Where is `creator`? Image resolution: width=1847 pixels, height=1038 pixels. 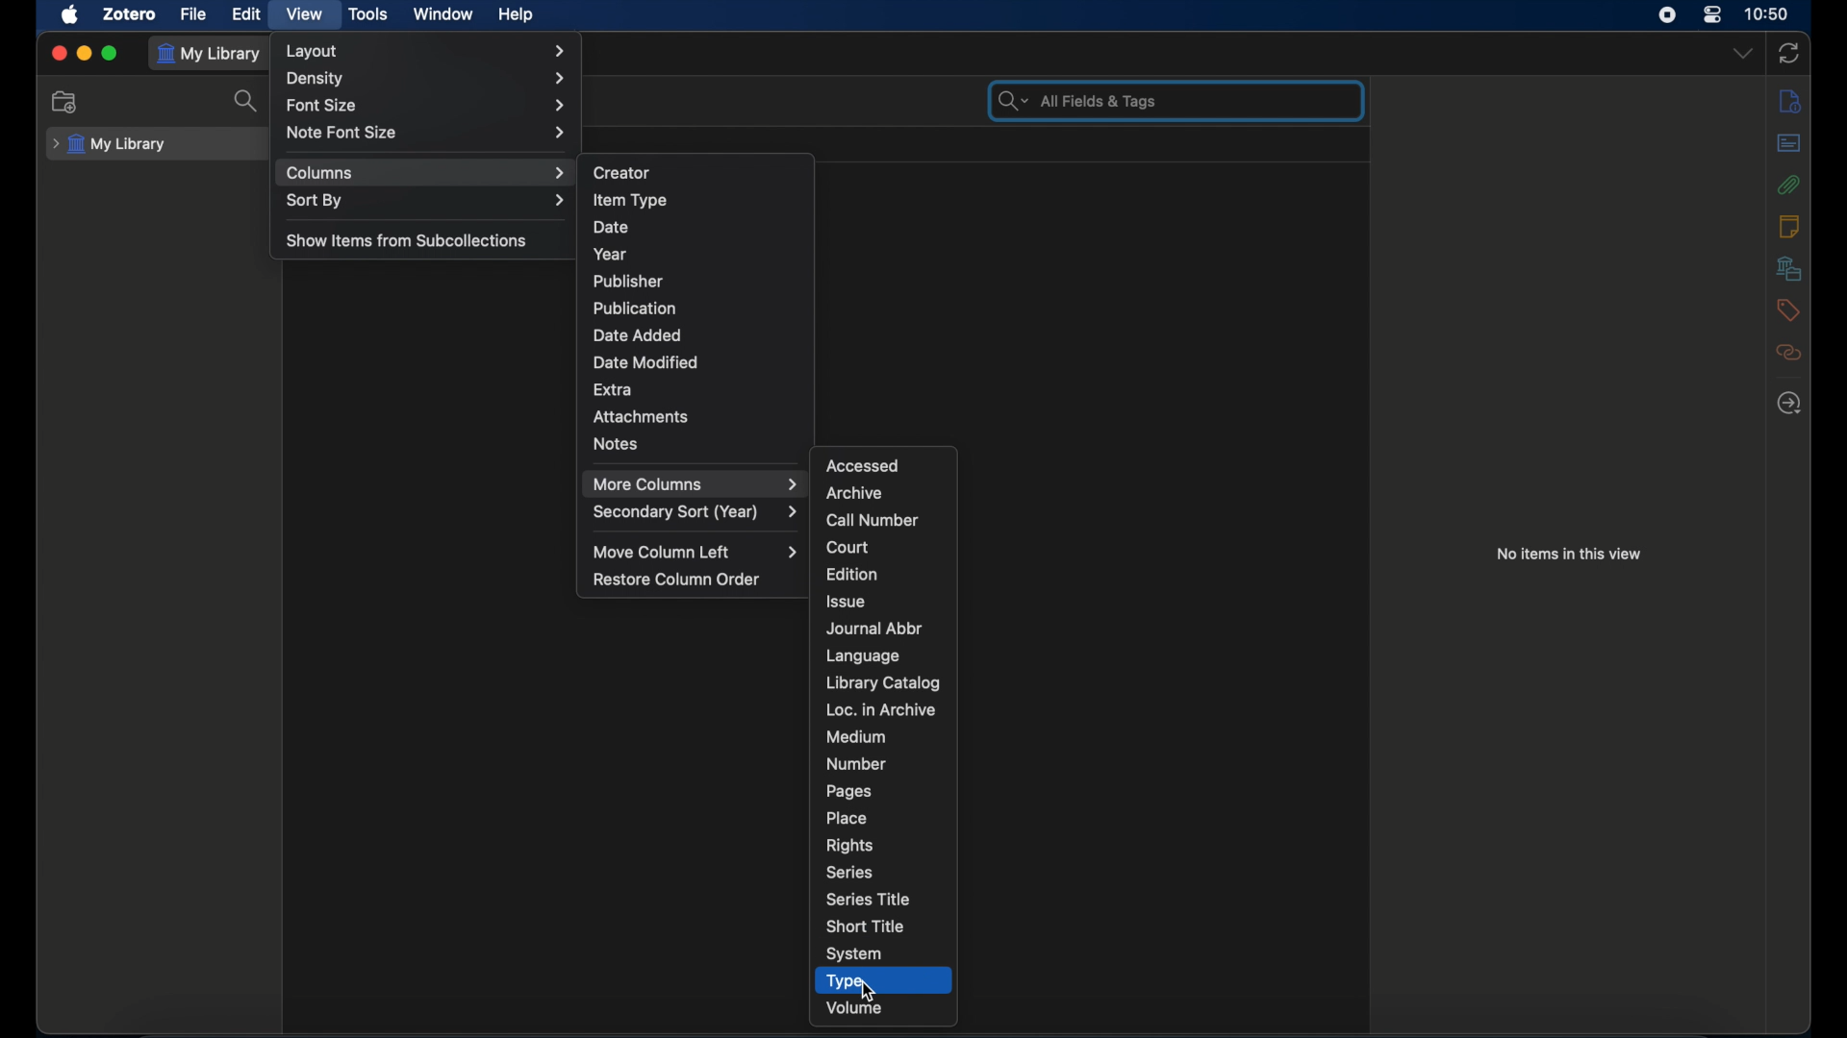 creator is located at coordinates (621, 171).